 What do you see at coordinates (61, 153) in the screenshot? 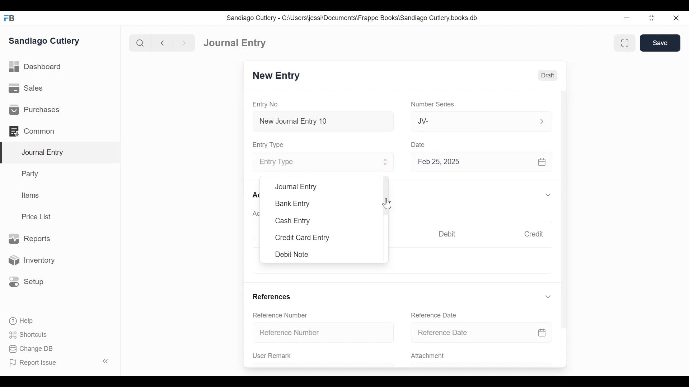
I see `Journal Entry` at bounding box center [61, 153].